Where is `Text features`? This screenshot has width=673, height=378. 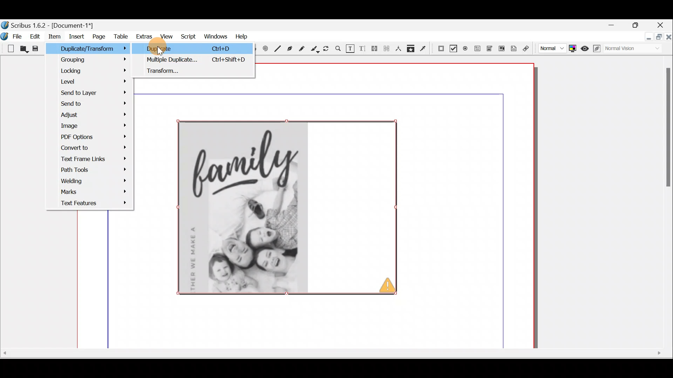
Text features is located at coordinates (90, 203).